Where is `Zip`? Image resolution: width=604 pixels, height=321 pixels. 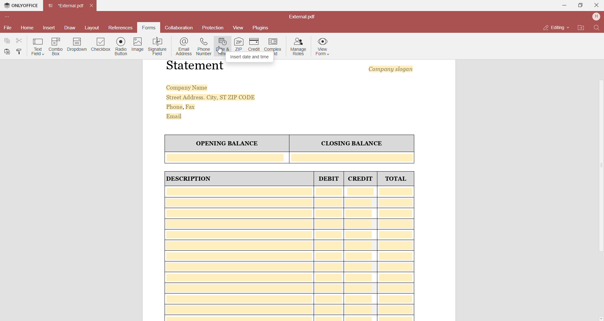 Zip is located at coordinates (238, 44).